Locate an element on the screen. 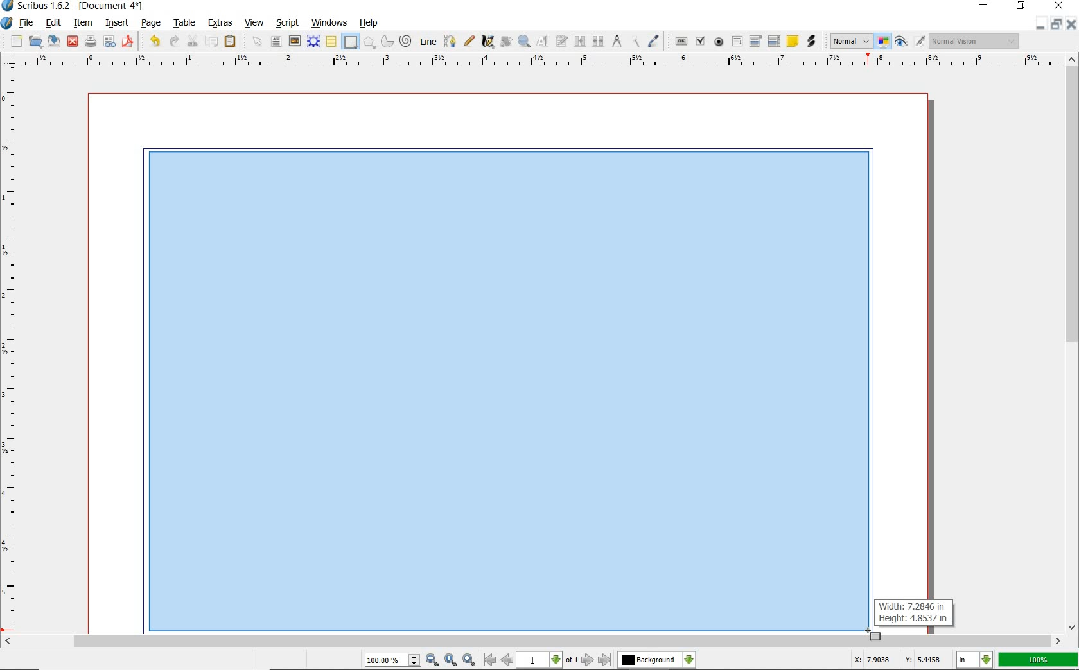  zoom in or zoom out is located at coordinates (523, 42).